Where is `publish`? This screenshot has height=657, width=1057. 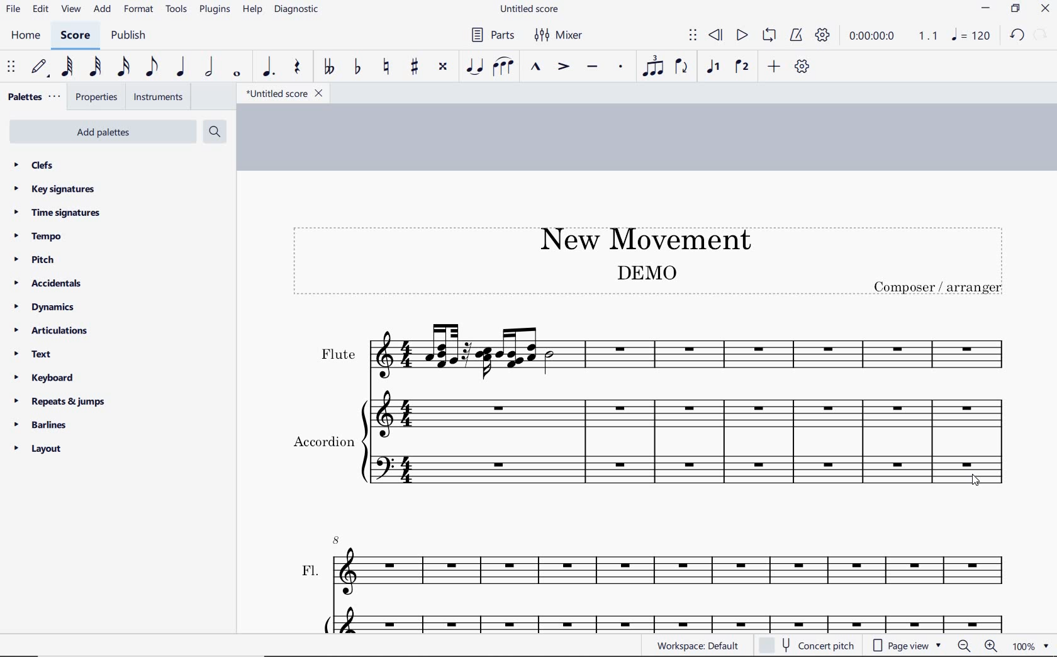
publish is located at coordinates (127, 36).